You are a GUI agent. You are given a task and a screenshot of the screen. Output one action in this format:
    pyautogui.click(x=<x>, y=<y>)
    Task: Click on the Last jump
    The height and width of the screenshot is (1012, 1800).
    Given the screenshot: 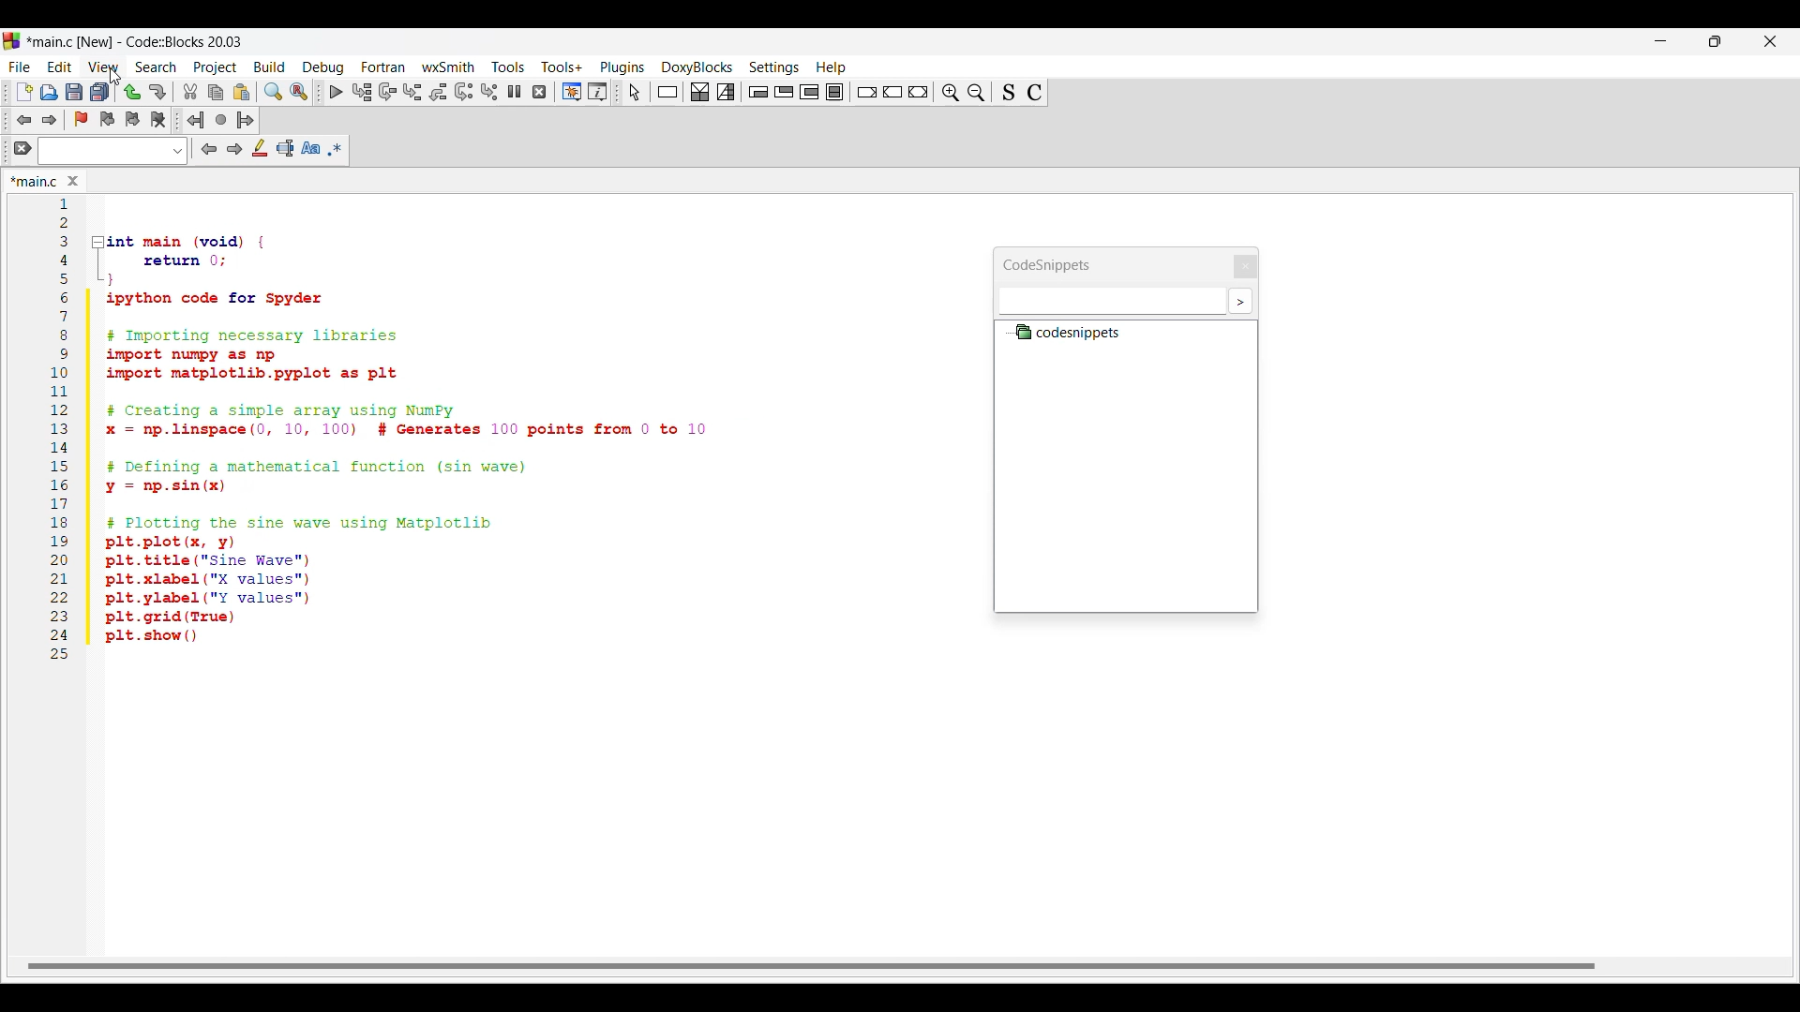 What is the action you would take?
    pyautogui.click(x=221, y=120)
    